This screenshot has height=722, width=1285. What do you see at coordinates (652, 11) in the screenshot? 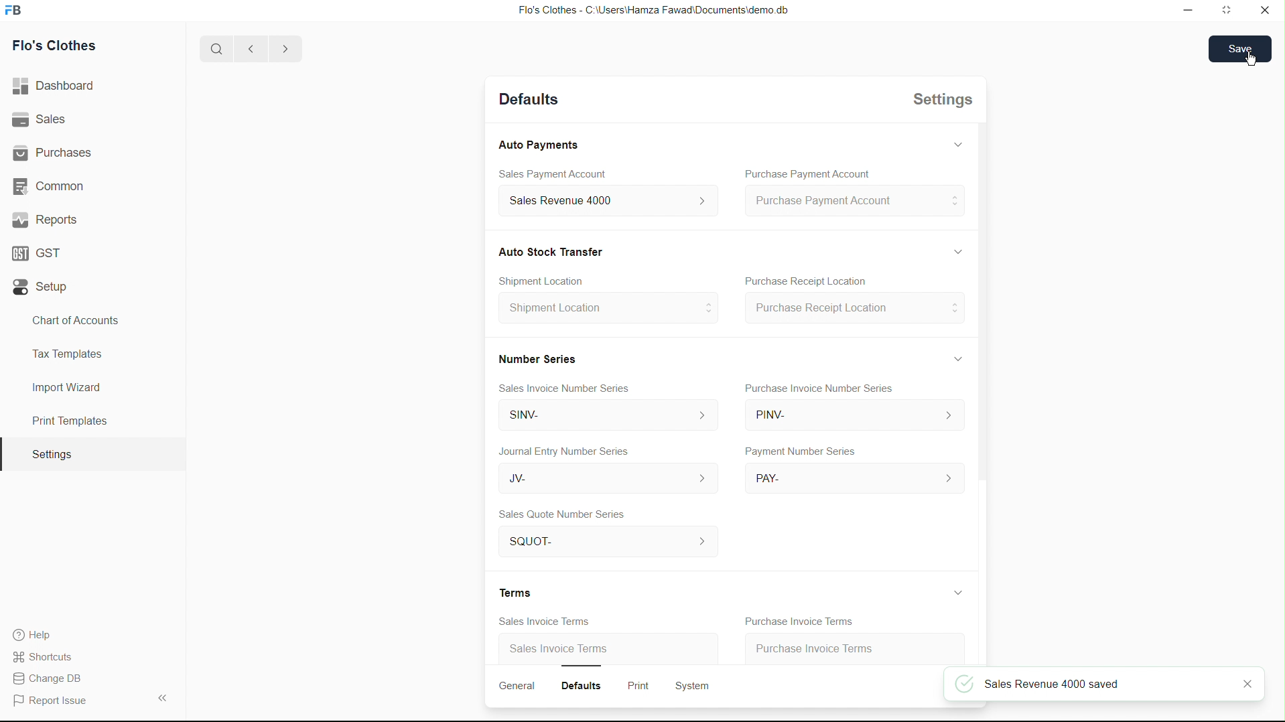
I see `Flo's Clothes - C:\Users\Hamza Fawad\Documents\demo db` at bounding box center [652, 11].